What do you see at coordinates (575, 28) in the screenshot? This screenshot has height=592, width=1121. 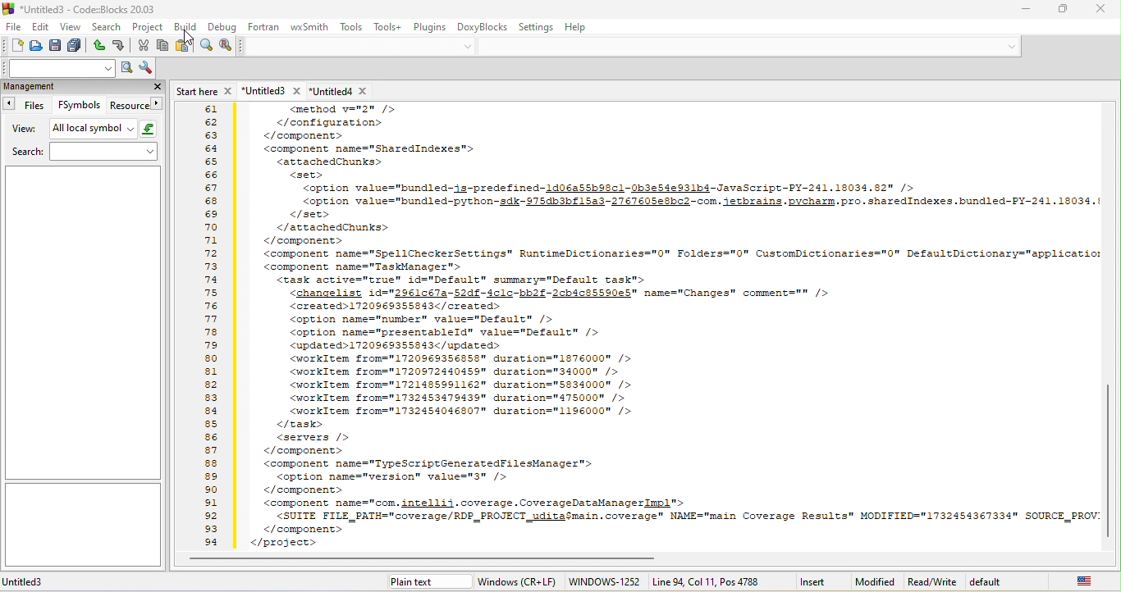 I see `help` at bounding box center [575, 28].